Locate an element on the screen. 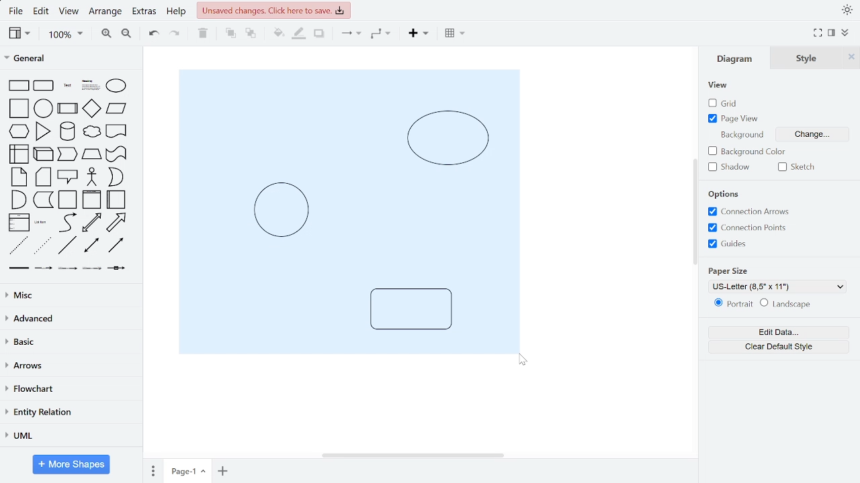 The image size is (860, 483). arrow is located at coordinates (117, 223).